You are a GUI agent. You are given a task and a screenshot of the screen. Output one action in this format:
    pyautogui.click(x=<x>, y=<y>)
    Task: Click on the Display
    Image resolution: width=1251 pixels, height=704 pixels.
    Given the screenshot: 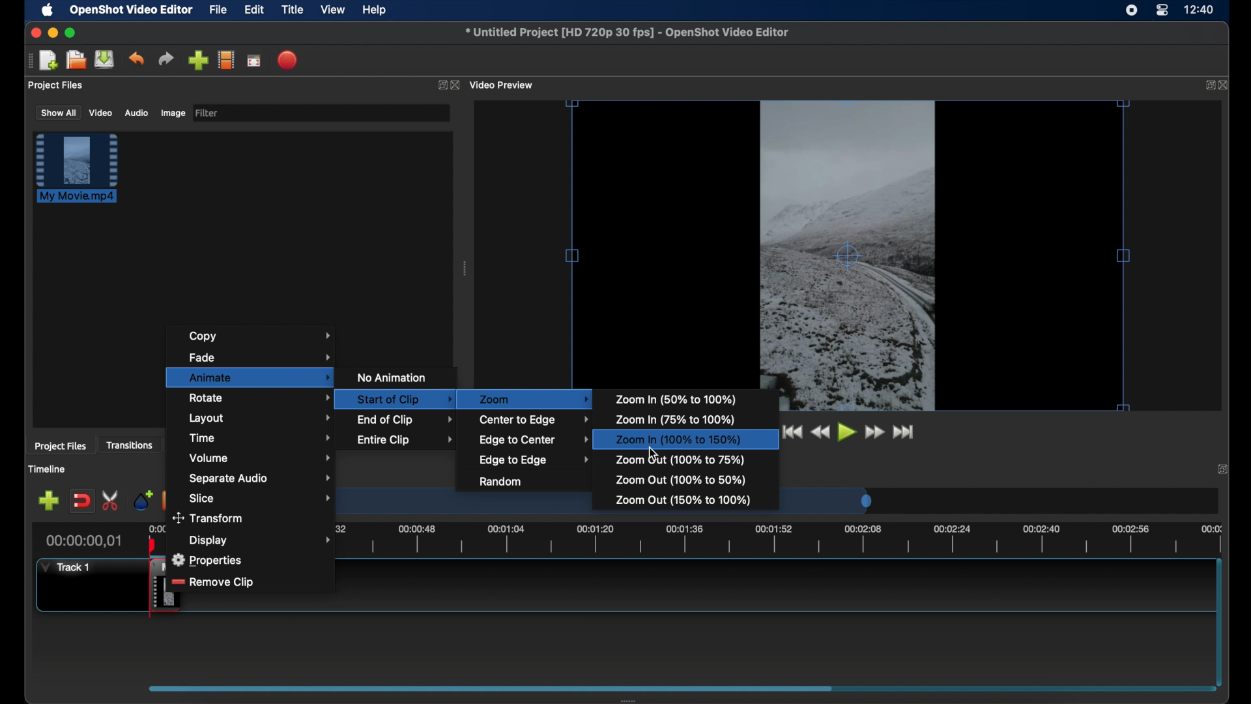 What is the action you would take?
    pyautogui.click(x=210, y=540)
    